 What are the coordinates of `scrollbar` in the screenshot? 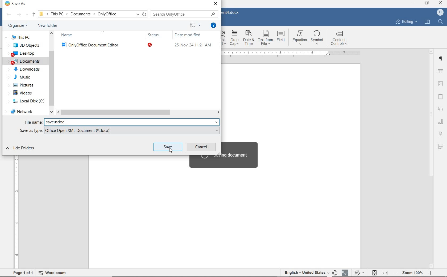 It's located at (52, 73).